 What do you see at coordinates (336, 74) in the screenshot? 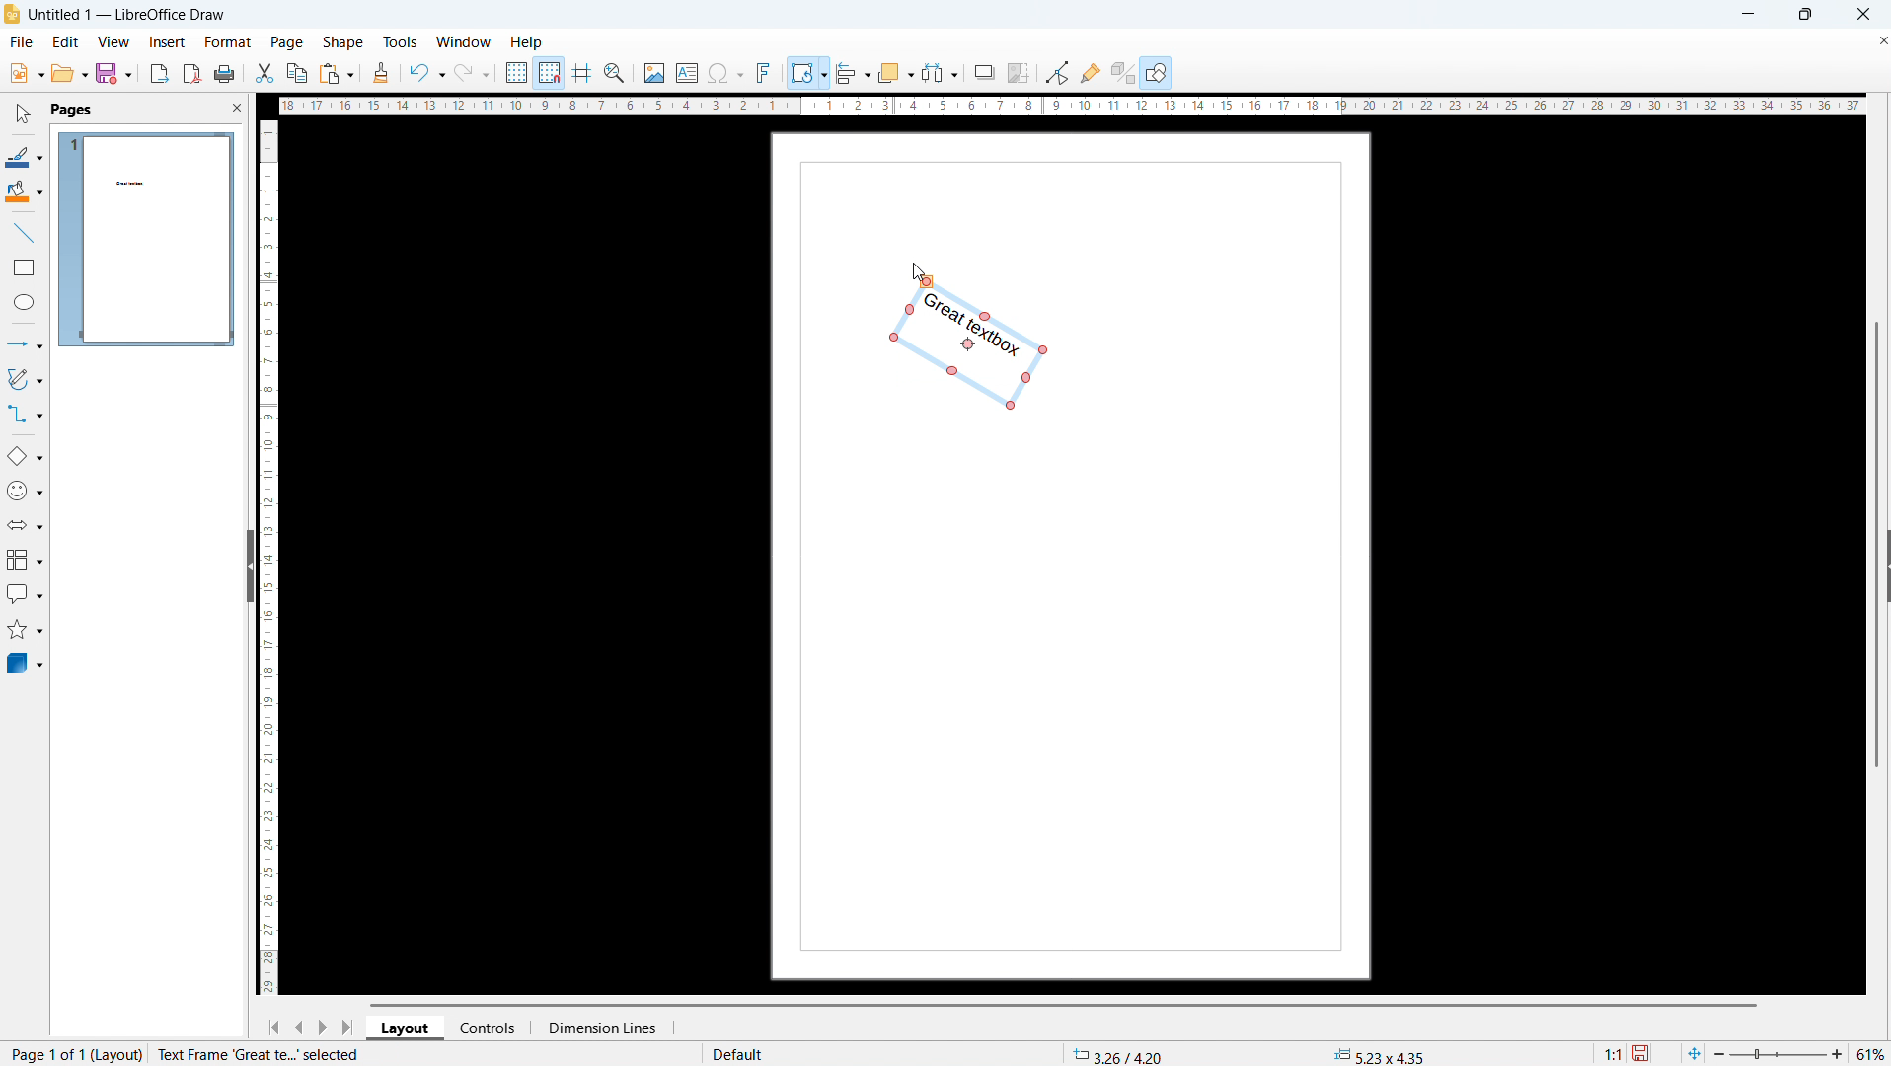
I see `paste` at bounding box center [336, 74].